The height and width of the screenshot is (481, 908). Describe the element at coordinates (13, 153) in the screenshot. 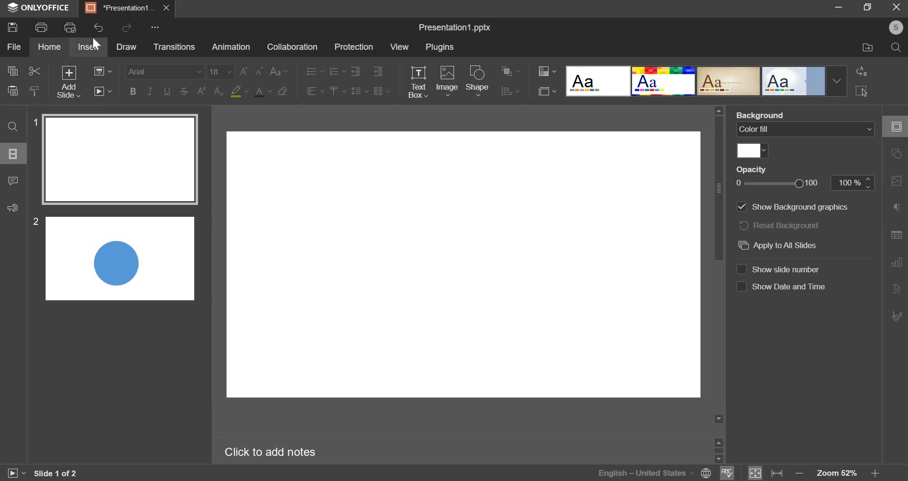

I see `slide` at that location.